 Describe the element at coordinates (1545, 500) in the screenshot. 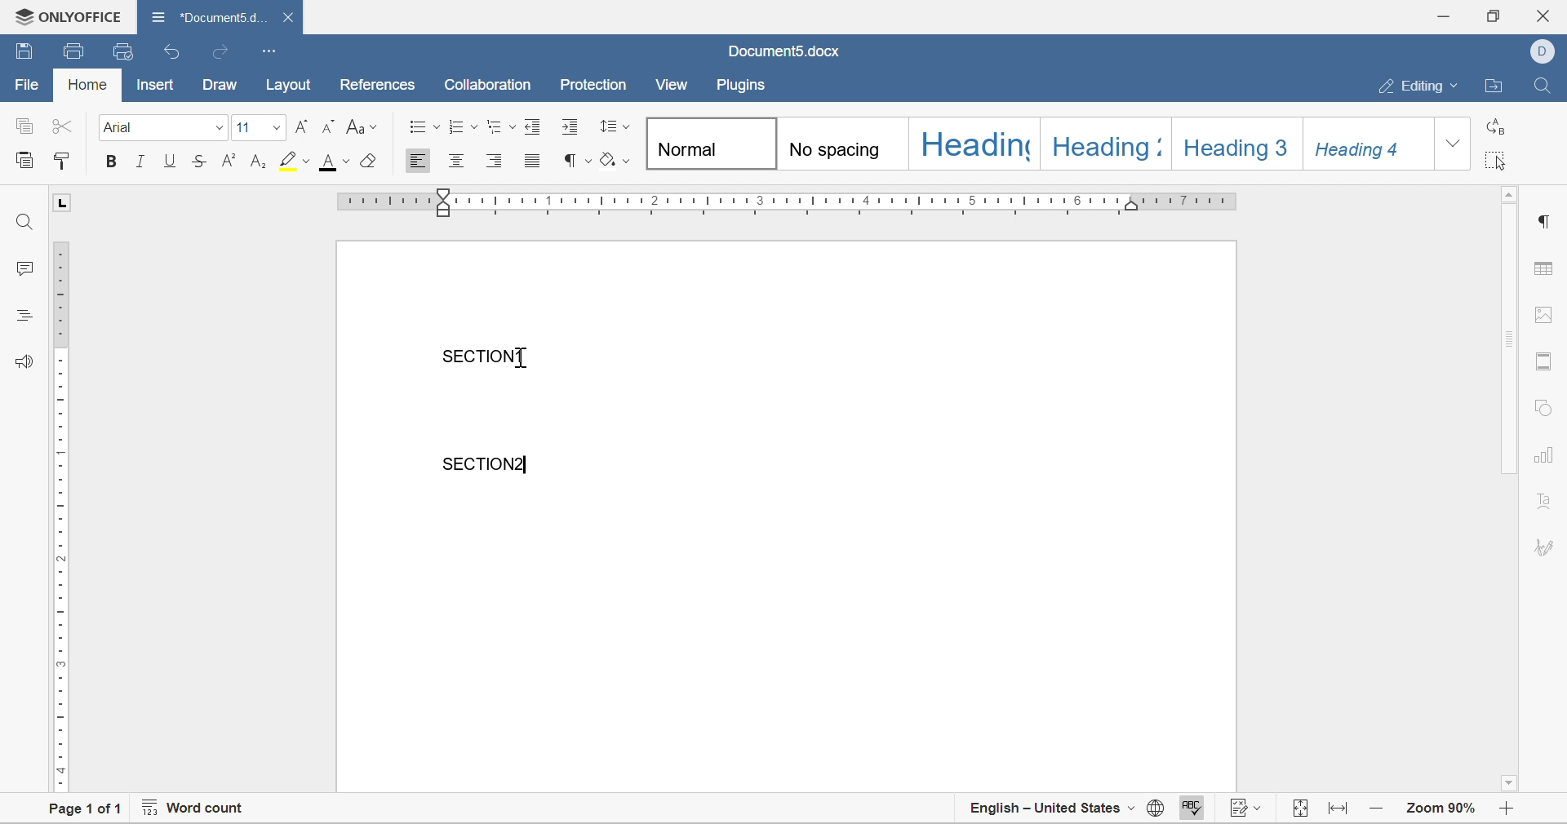

I see `text art settings` at that location.